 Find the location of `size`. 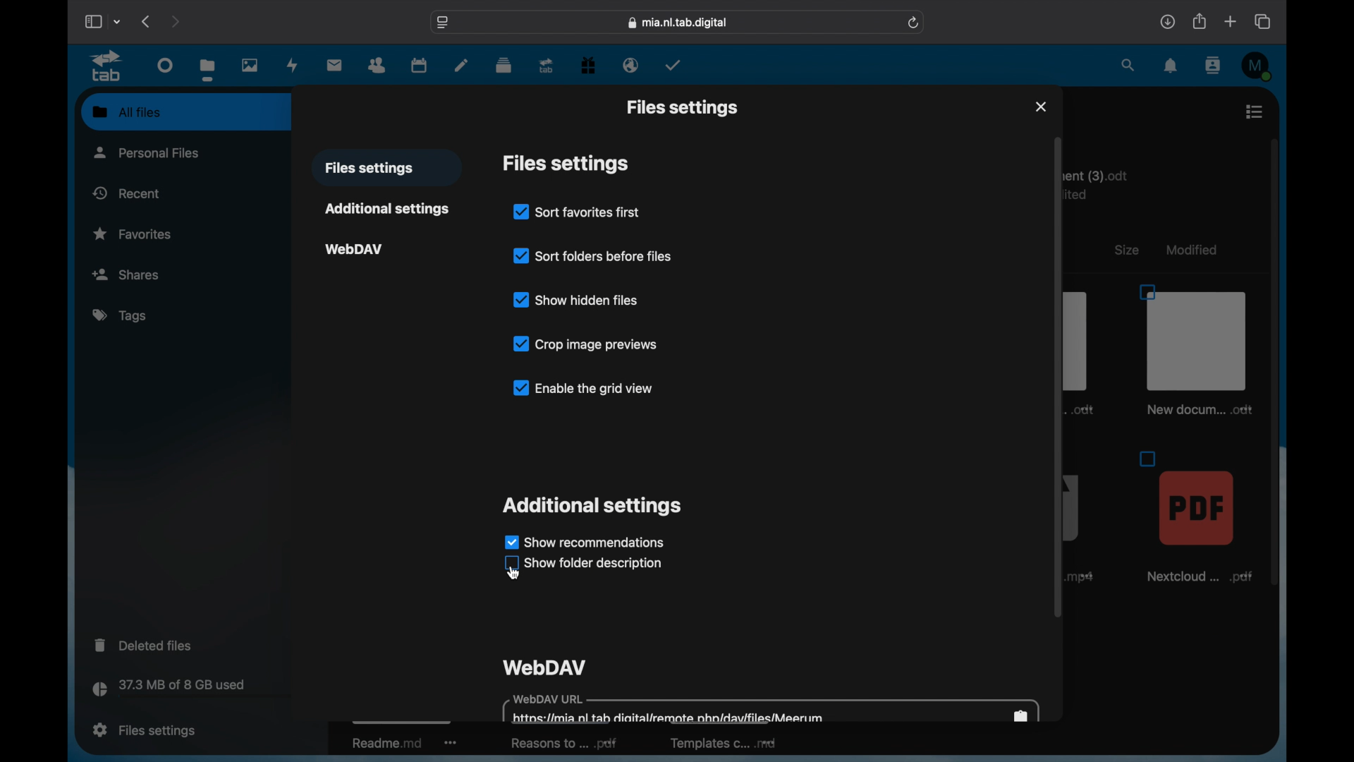

size is located at coordinates (1129, 250).